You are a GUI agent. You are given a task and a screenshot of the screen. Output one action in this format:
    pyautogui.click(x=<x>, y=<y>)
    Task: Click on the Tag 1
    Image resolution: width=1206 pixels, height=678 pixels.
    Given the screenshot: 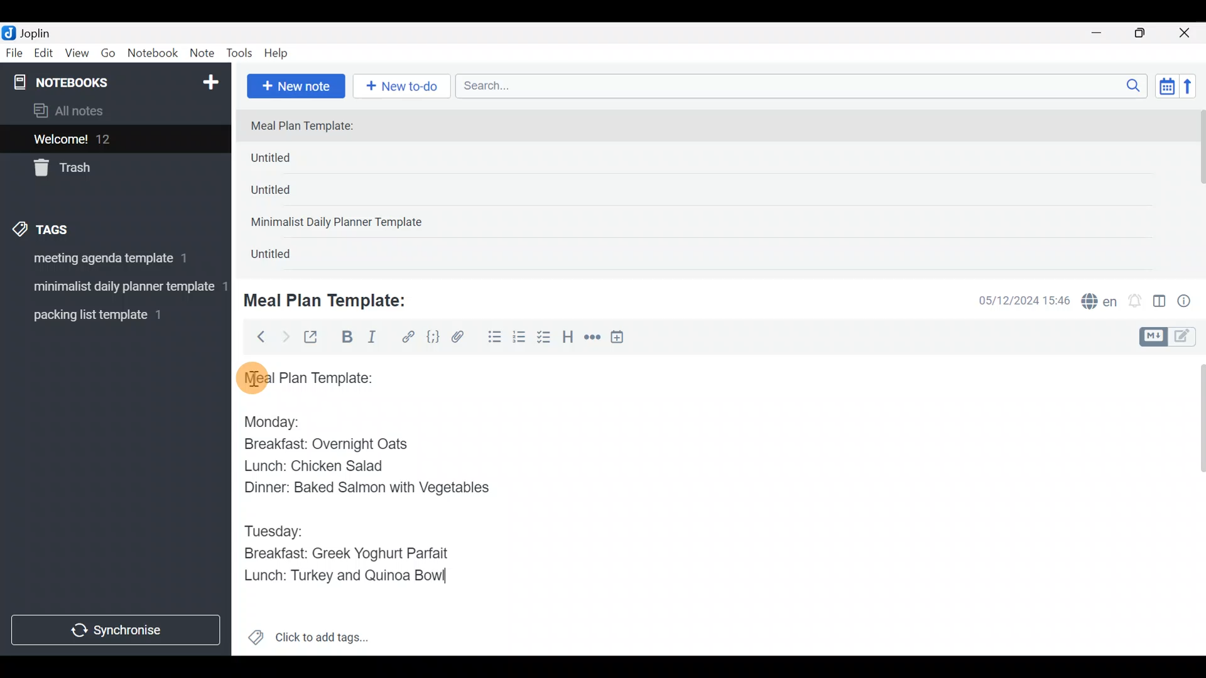 What is the action you would take?
    pyautogui.click(x=112, y=262)
    